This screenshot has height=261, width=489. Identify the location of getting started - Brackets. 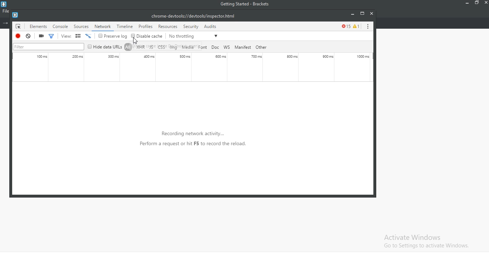
(248, 5).